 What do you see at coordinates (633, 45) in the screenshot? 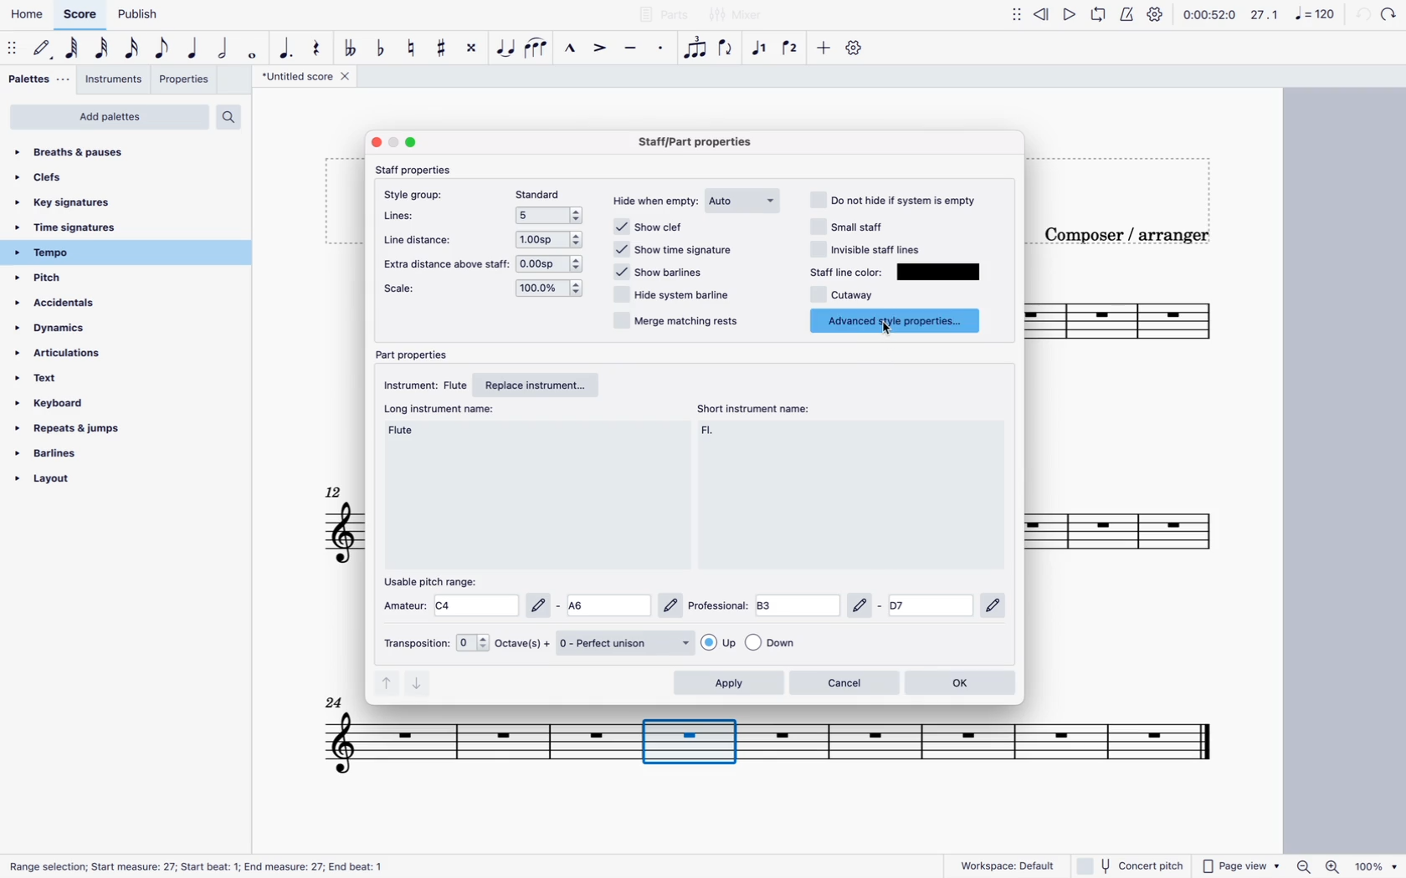
I see `tenuto` at bounding box center [633, 45].